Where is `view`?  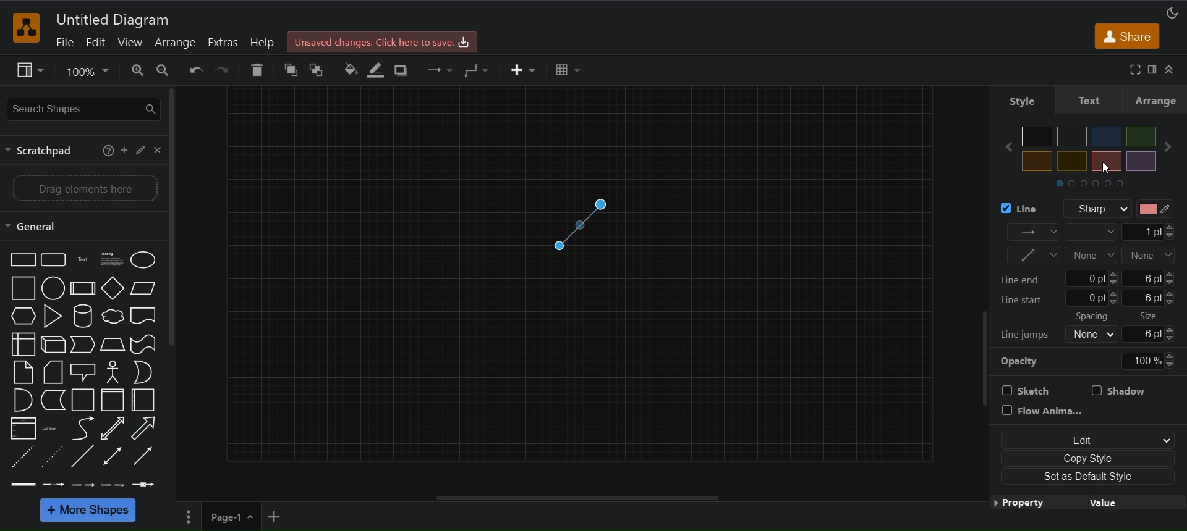 view is located at coordinates (130, 43).